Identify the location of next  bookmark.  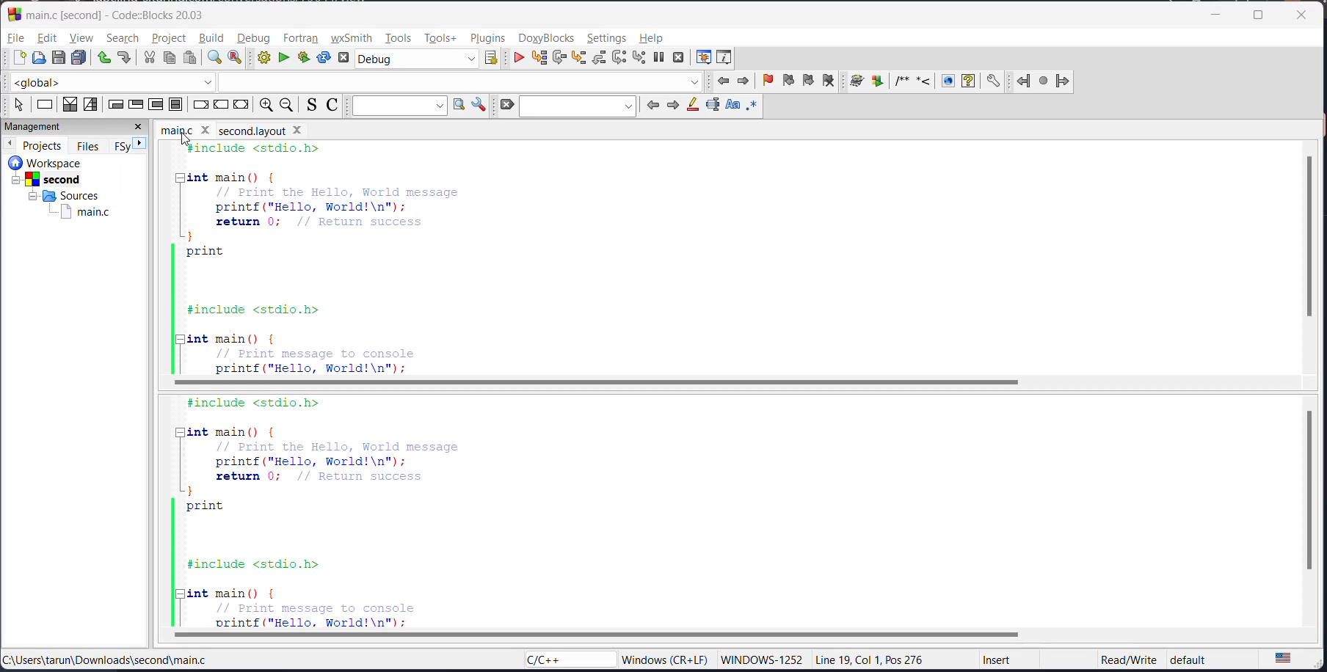
(808, 80).